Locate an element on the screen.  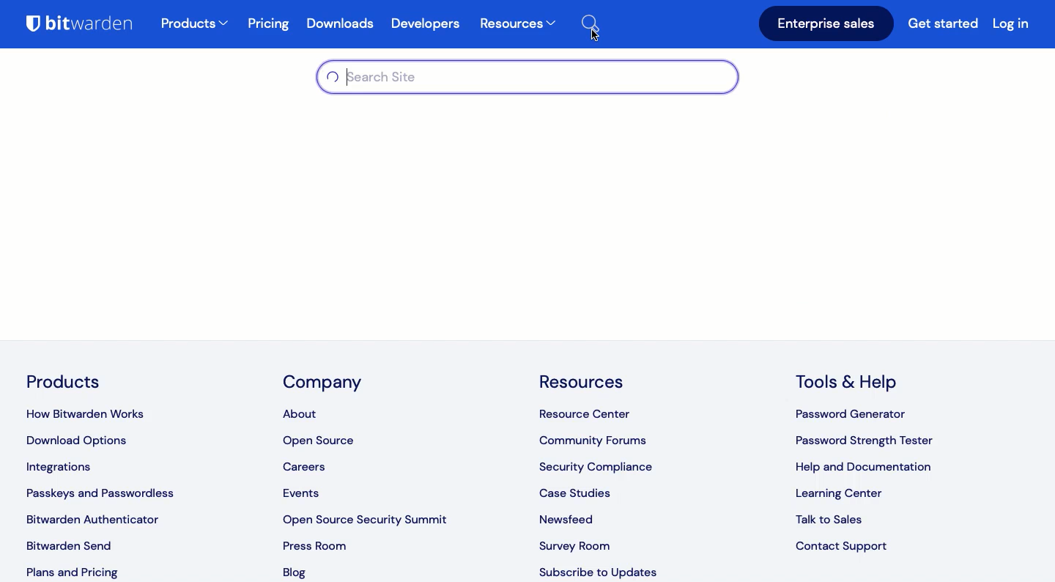
plans and pricing is located at coordinates (70, 571).